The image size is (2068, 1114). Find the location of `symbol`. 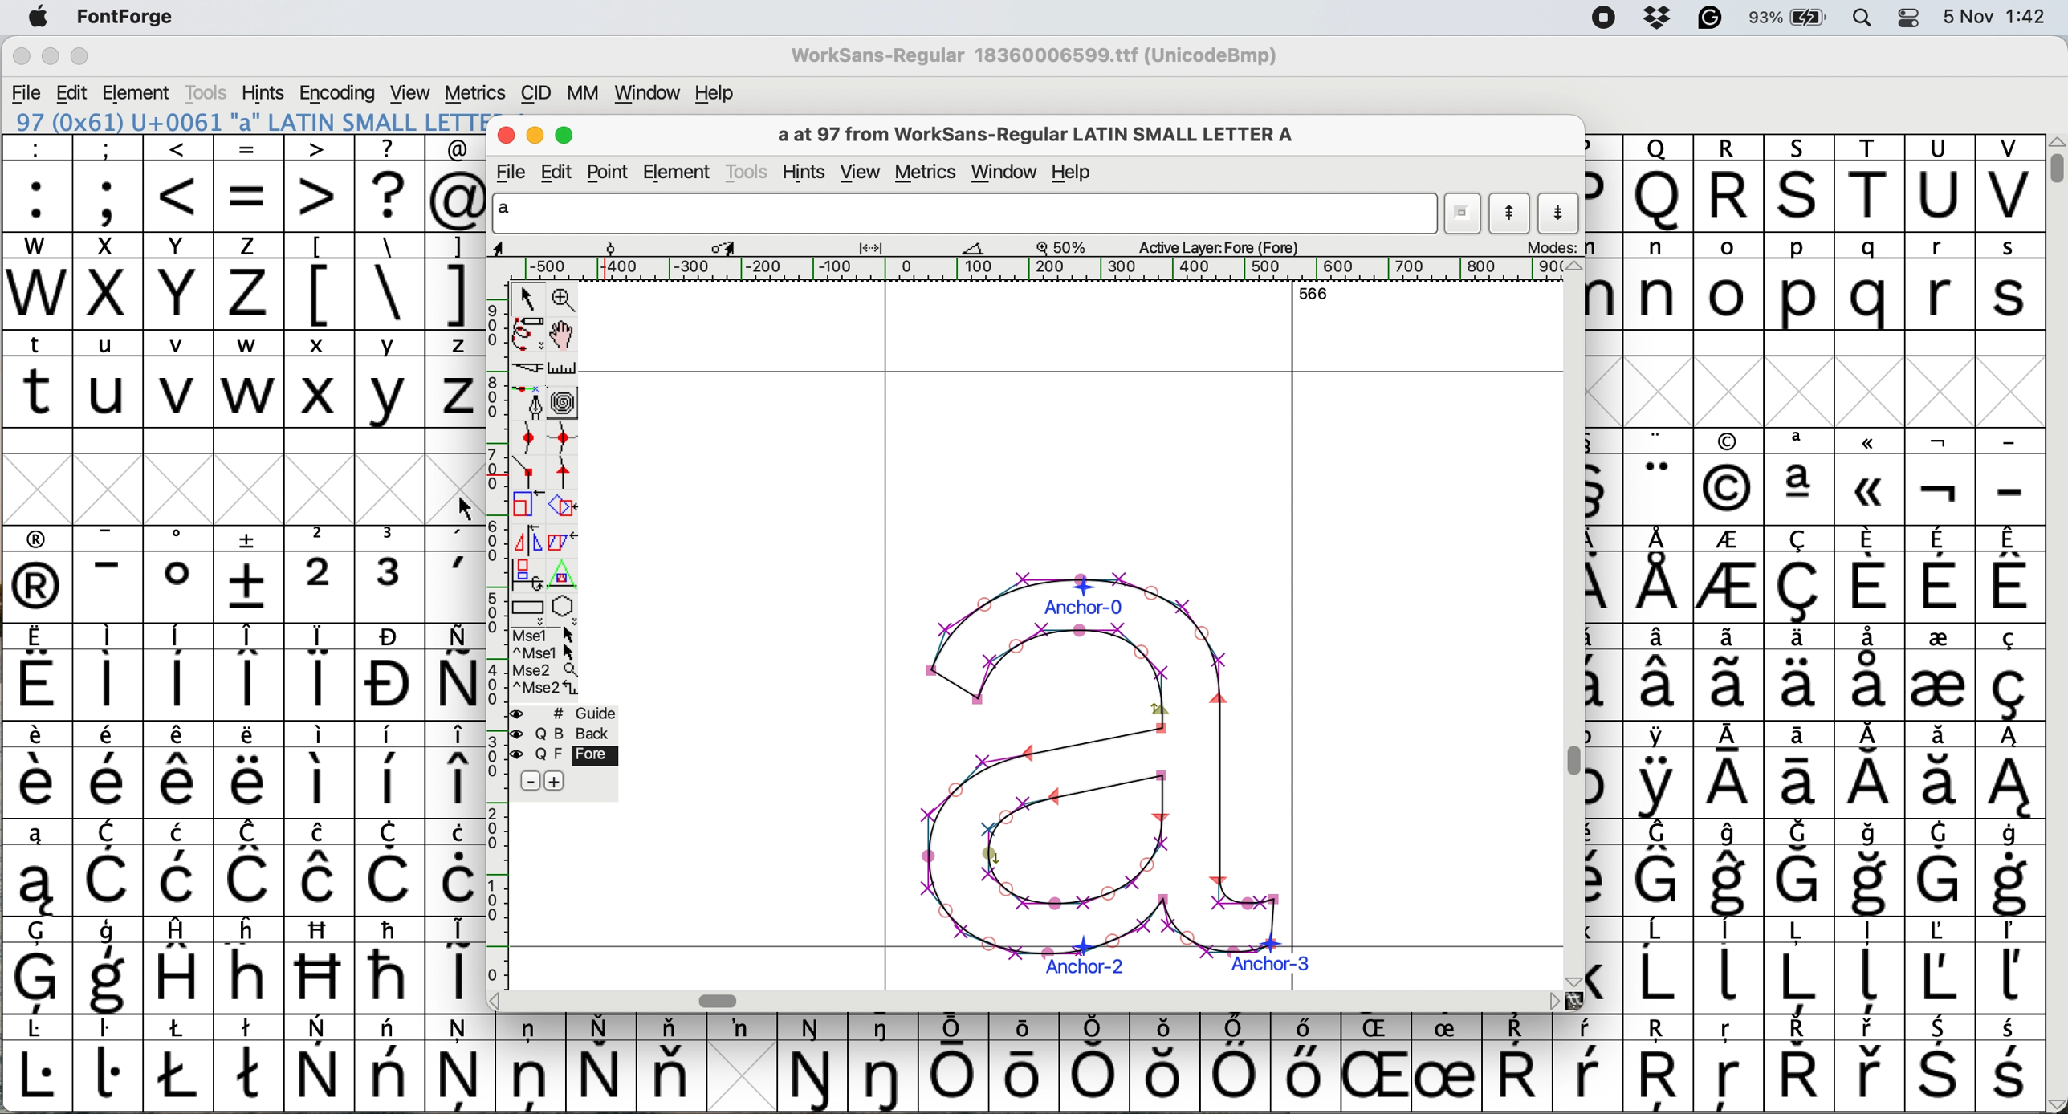

symbol is located at coordinates (1874, 869).